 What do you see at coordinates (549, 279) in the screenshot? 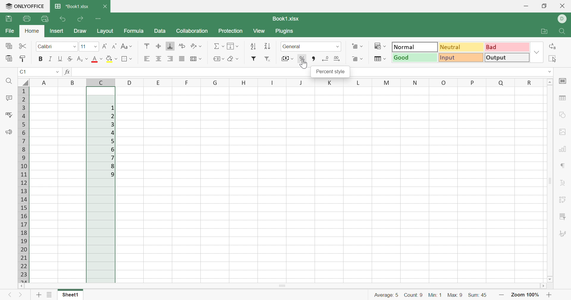
I see `Scroll Down` at bounding box center [549, 279].